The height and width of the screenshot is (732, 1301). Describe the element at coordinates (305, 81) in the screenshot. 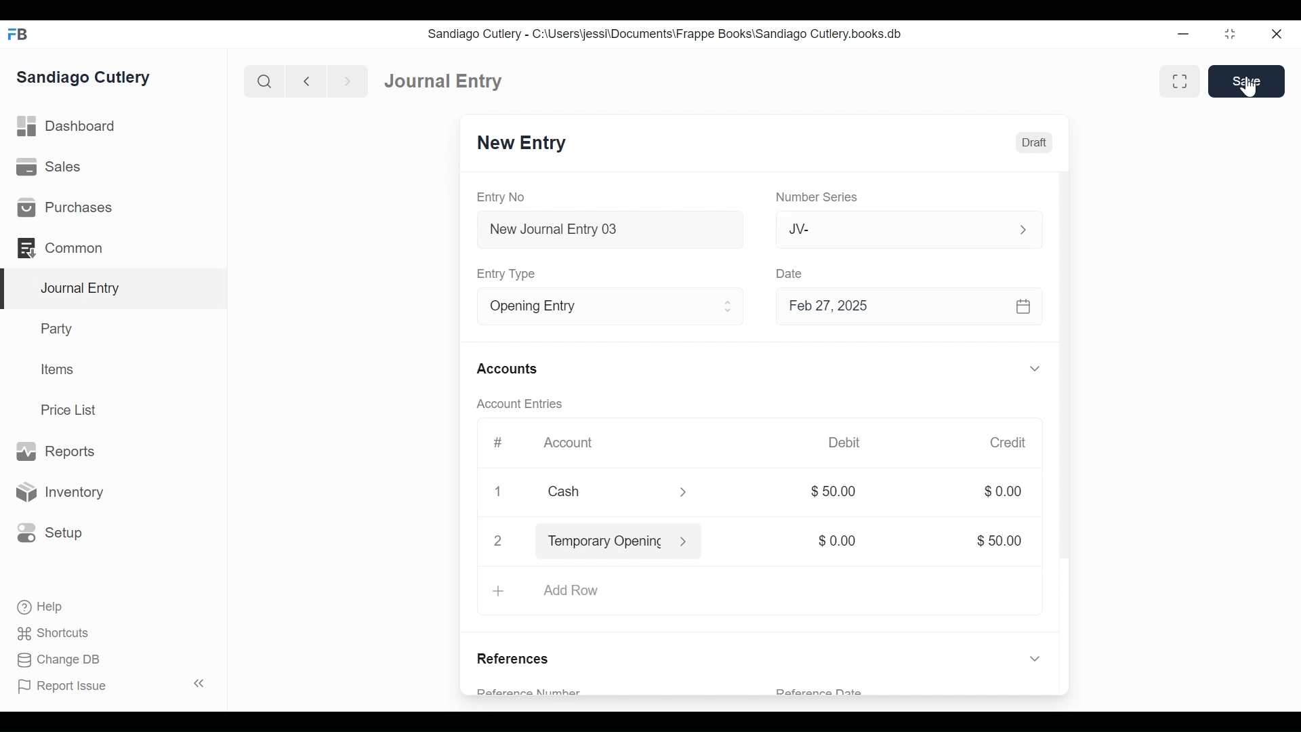

I see `Navigate back` at that location.